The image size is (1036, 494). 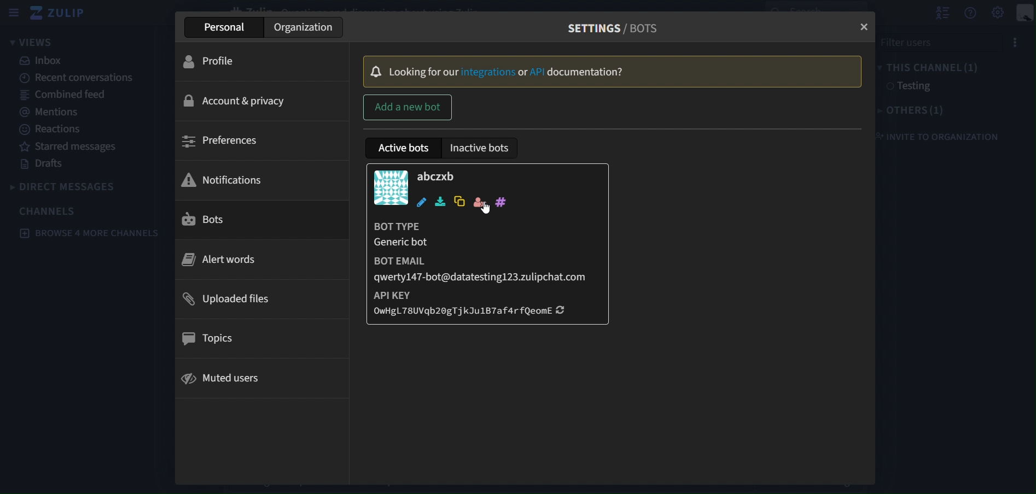 What do you see at coordinates (45, 166) in the screenshot?
I see `drafts` at bounding box center [45, 166].